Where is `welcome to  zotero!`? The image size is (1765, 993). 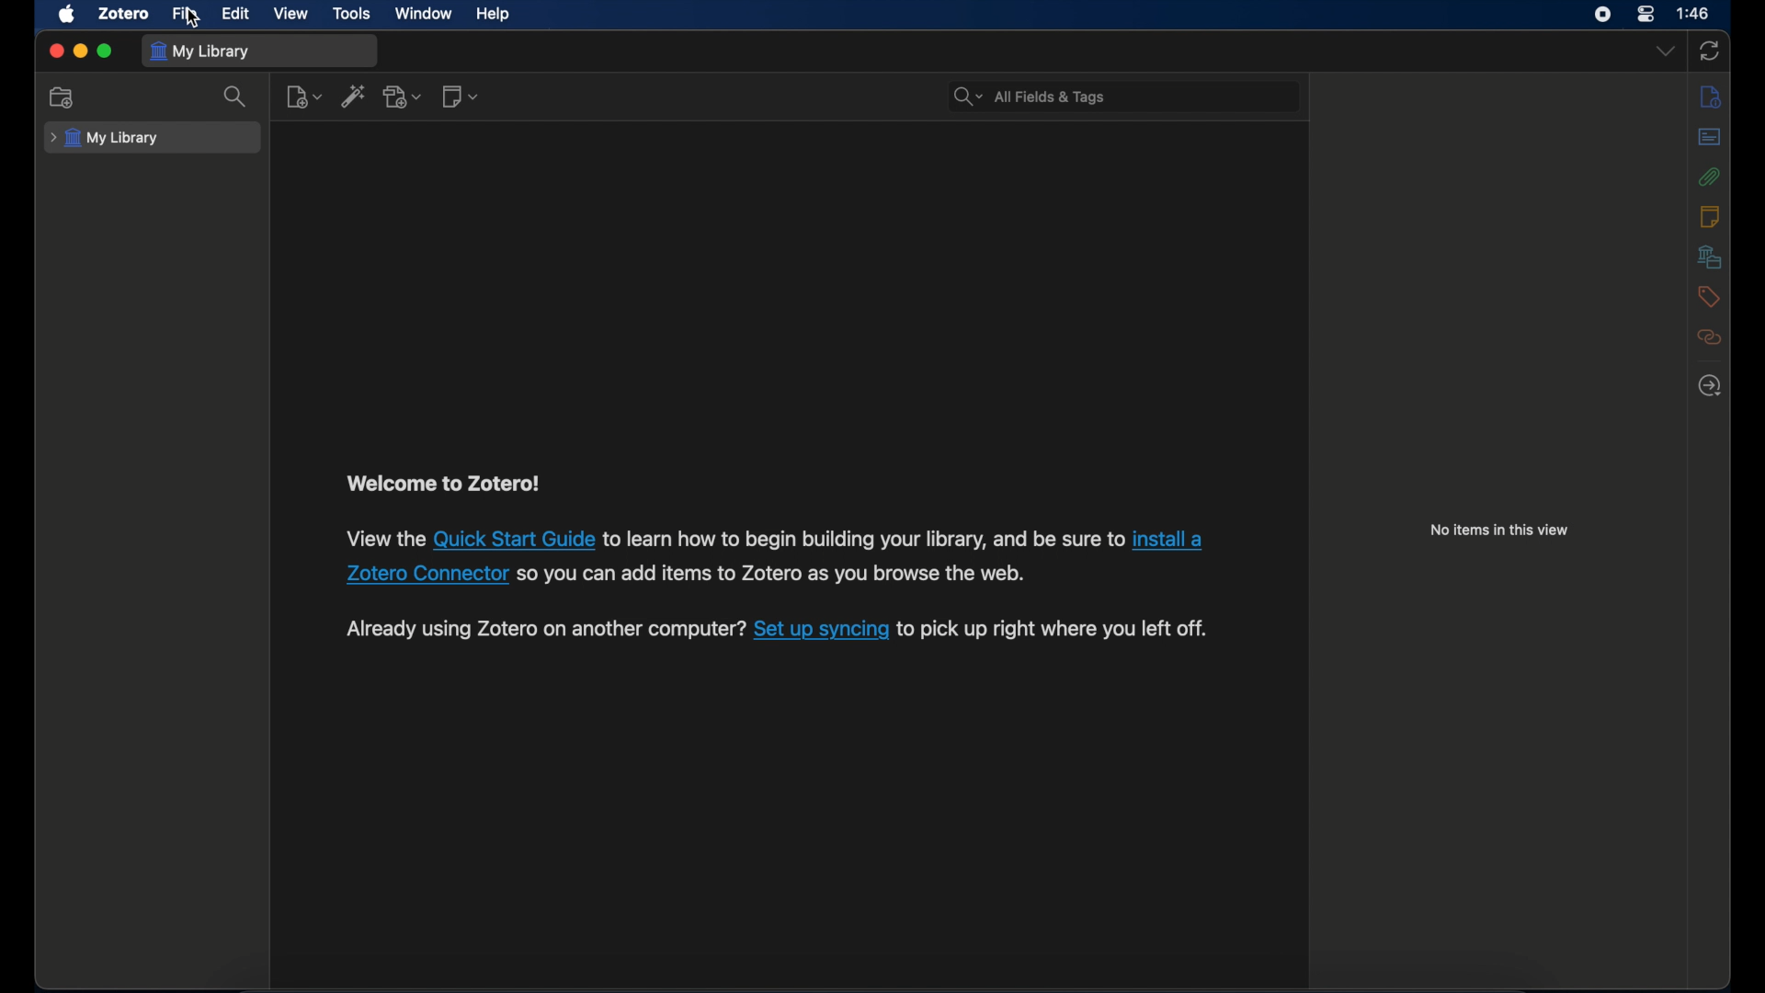 welcome to  zotero! is located at coordinates (440, 484).